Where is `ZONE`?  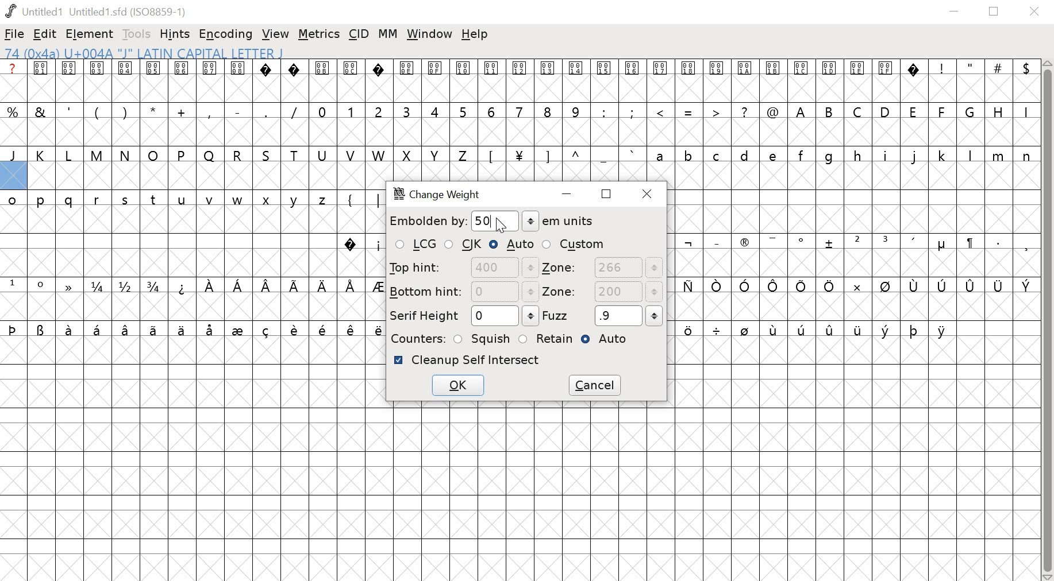
ZONE is located at coordinates (602, 268).